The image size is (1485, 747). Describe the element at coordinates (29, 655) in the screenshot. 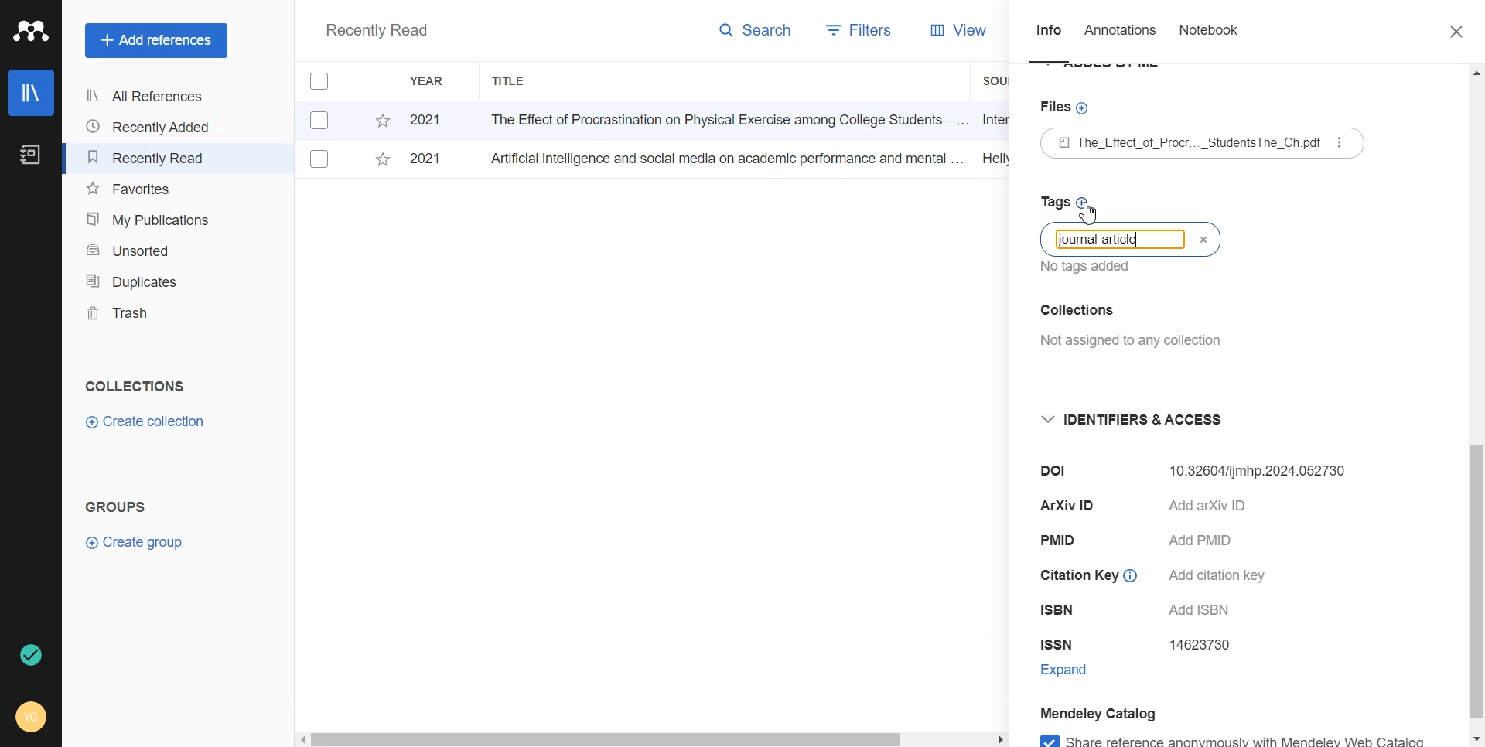

I see `Auto sync` at that location.